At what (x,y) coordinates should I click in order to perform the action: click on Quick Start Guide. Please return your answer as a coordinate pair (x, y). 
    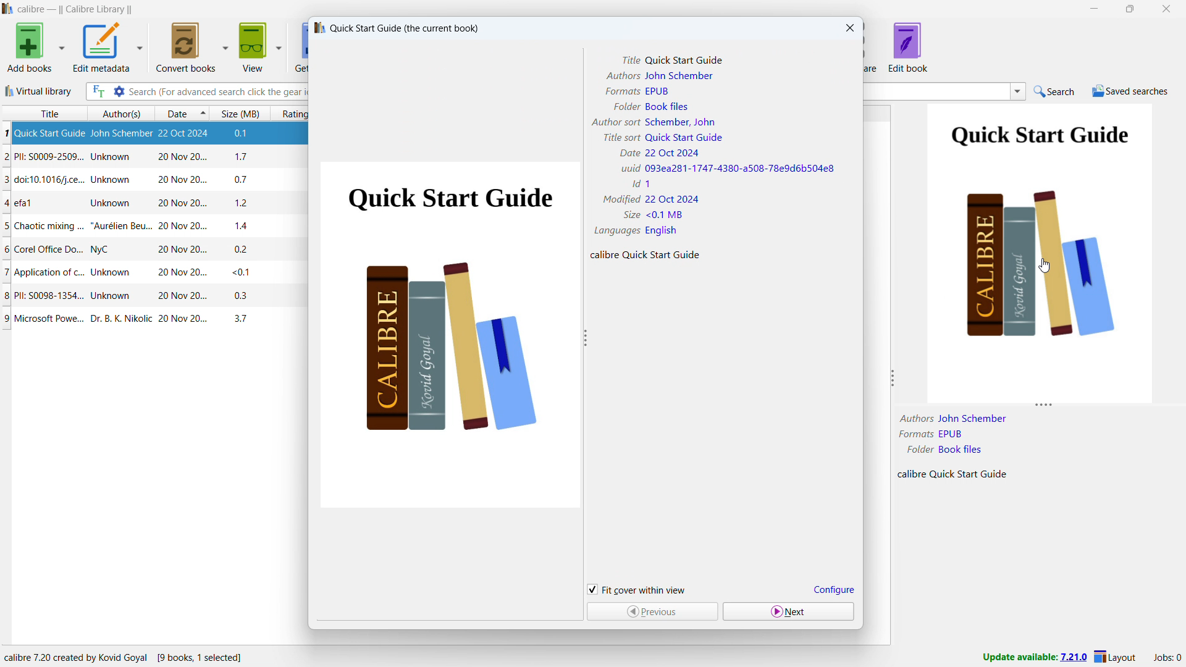
    Looking at the image, I should click on (969, 474).